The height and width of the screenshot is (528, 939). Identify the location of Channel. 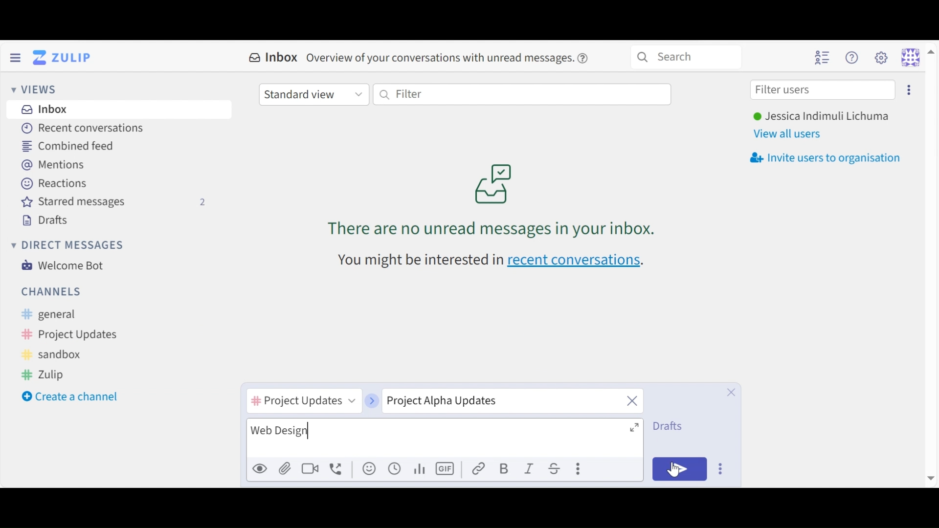
(100, 334).